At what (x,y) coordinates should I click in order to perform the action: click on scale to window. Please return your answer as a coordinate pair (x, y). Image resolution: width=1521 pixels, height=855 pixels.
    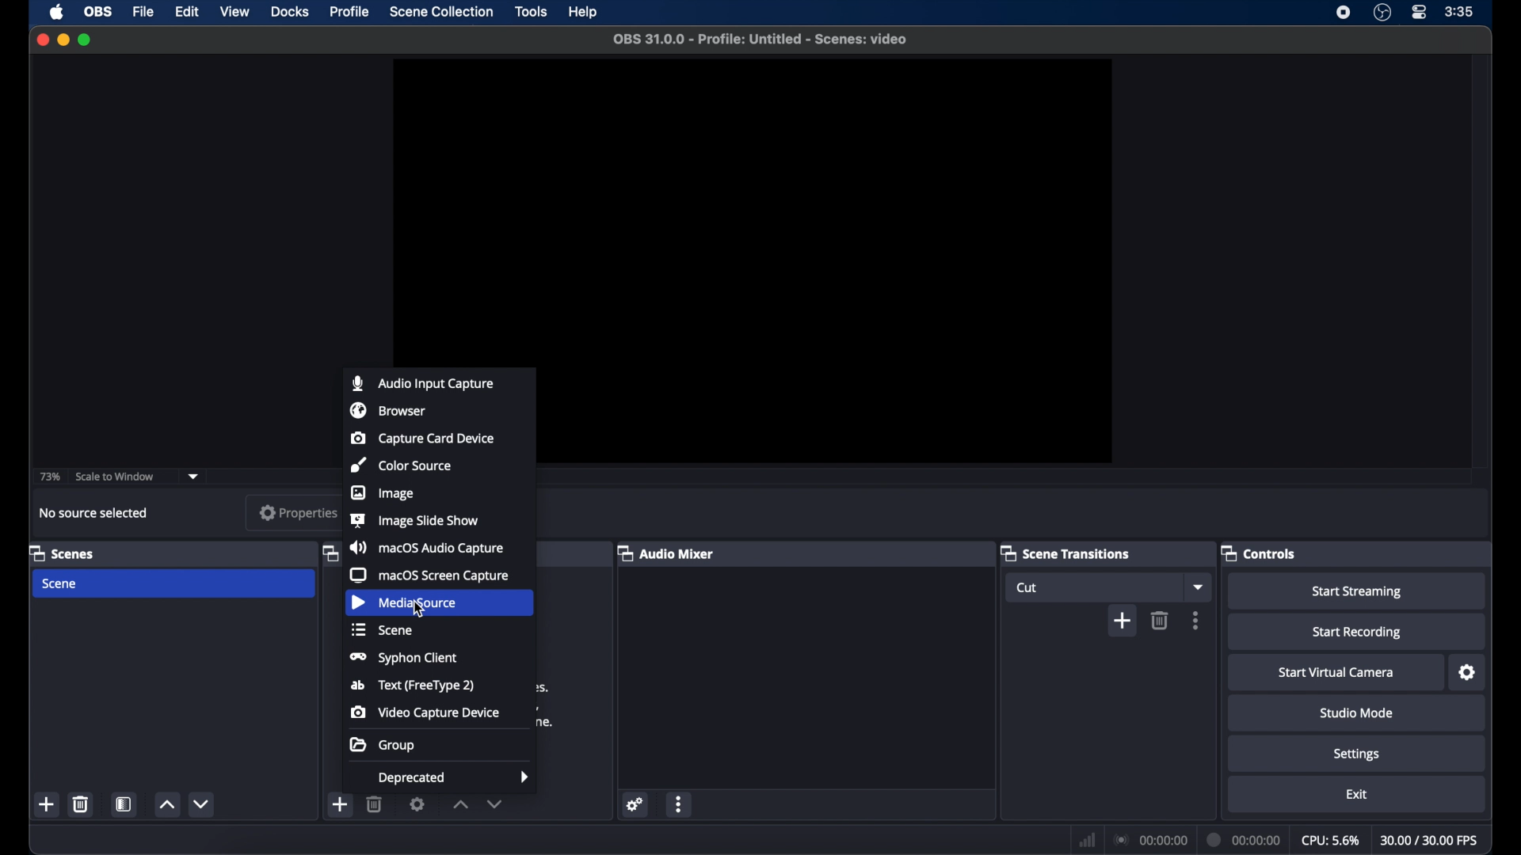
    Looking at the image, I should click on (115, 476).